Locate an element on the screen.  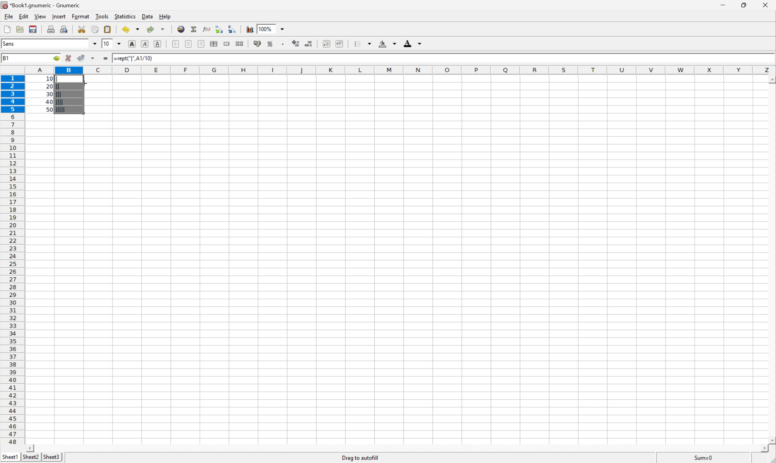
Italic is located at coordinates (145, 43).